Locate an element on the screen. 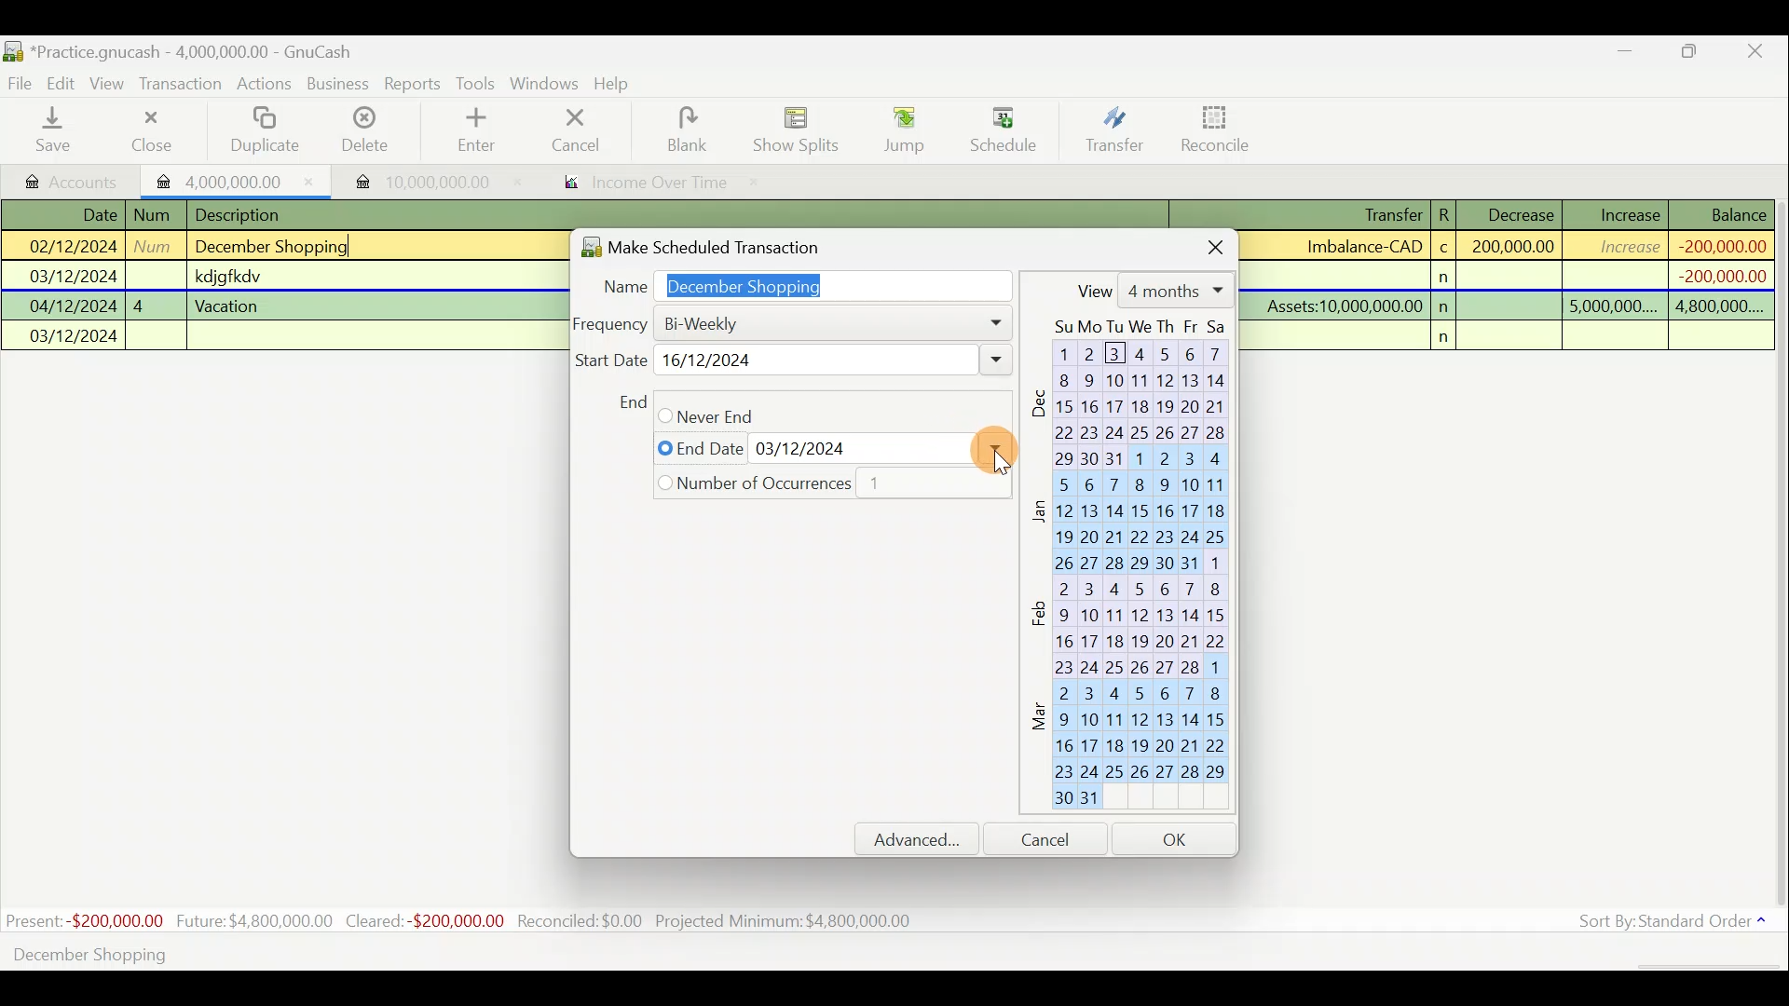  Reports is located at coordinates (413, 84).